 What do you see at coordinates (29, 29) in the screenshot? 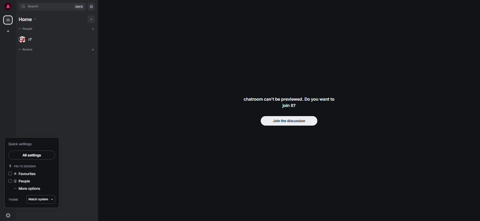
I see `people` at bounding box center [29, 29].